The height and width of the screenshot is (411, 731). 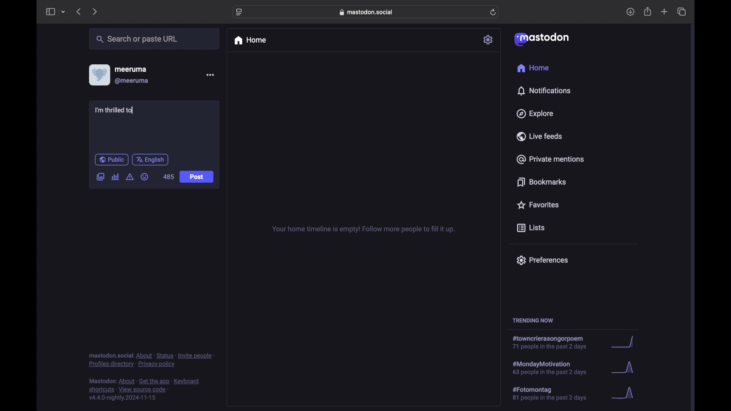 What do you see at coordinates (116, 177) in the screenshot?
I see `add poll` at bounding box center [116, 177].